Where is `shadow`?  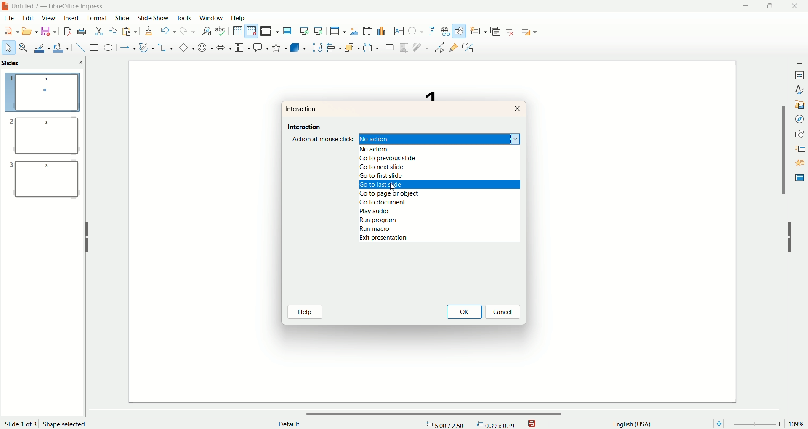
shadow is located at coordinates (391, 48).